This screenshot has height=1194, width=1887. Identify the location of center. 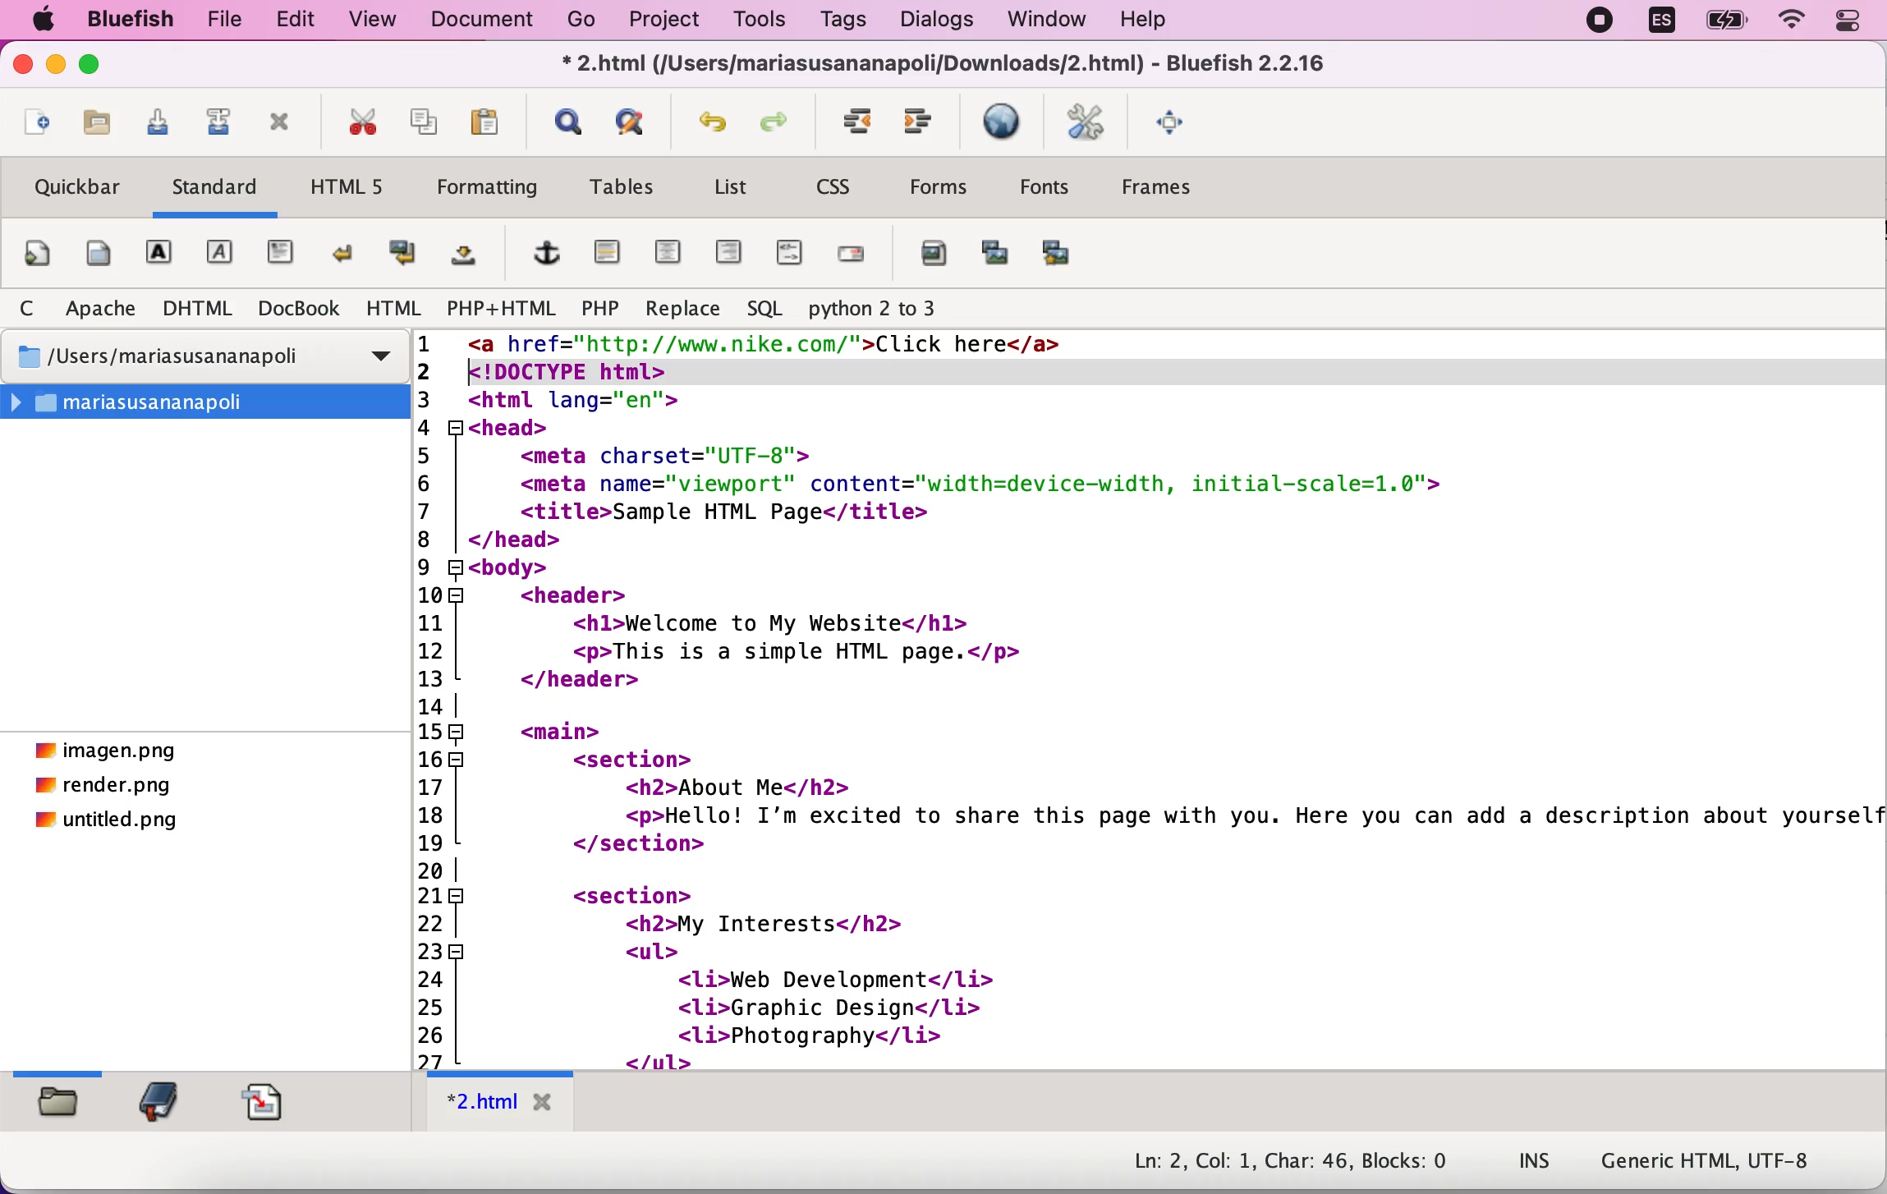
(666, 253).